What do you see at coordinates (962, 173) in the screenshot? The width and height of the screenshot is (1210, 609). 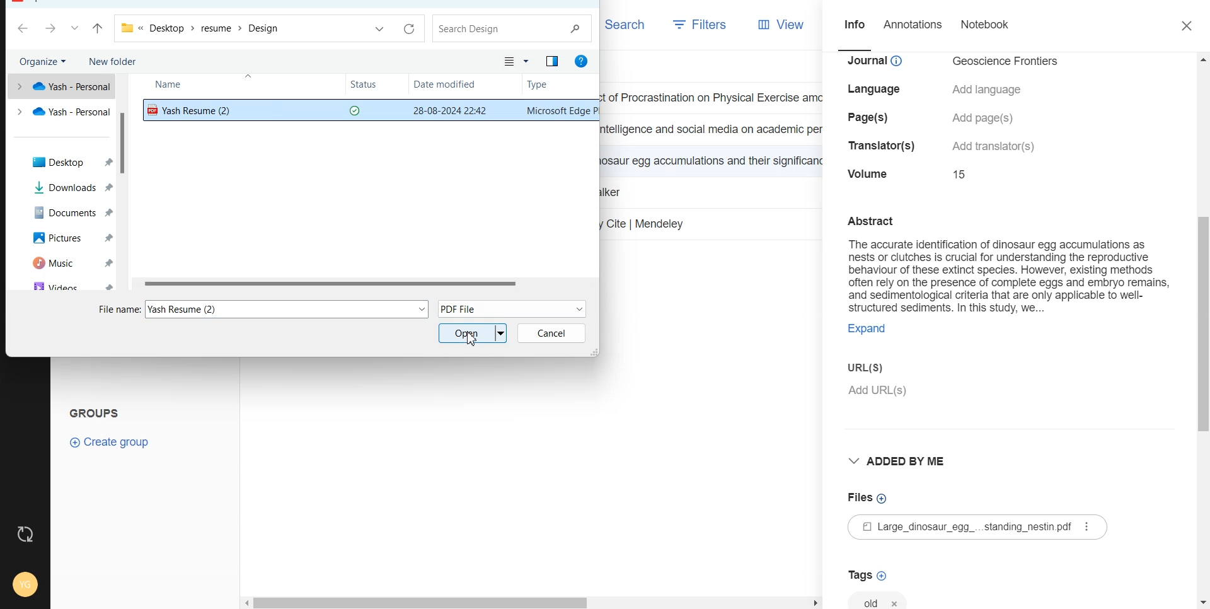 I see `details` at bounding box center [962, 173].